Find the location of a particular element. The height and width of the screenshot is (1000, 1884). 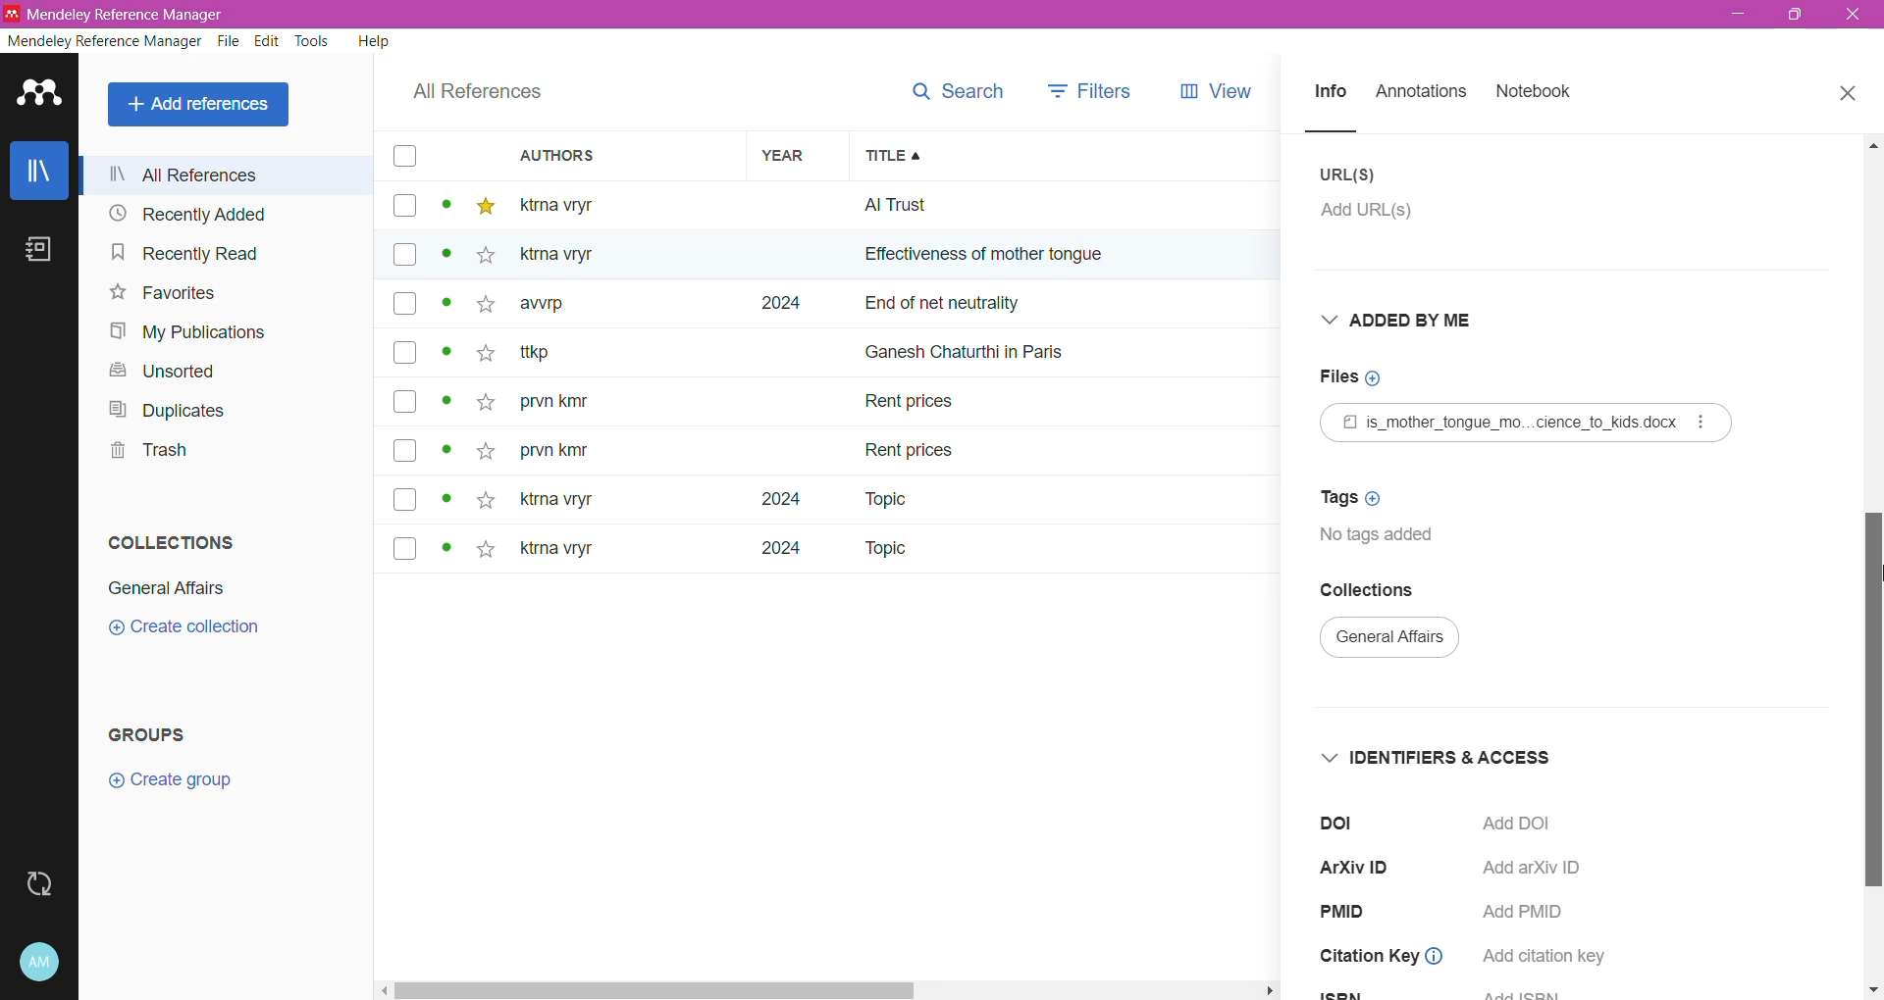

Unsorted is located at coordinates (170, 373).